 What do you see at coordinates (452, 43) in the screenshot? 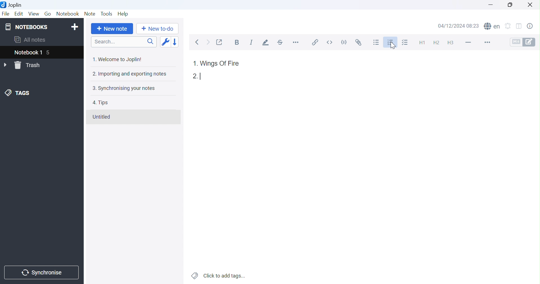
I see `Heading 3` at bounding box center [452, 43].